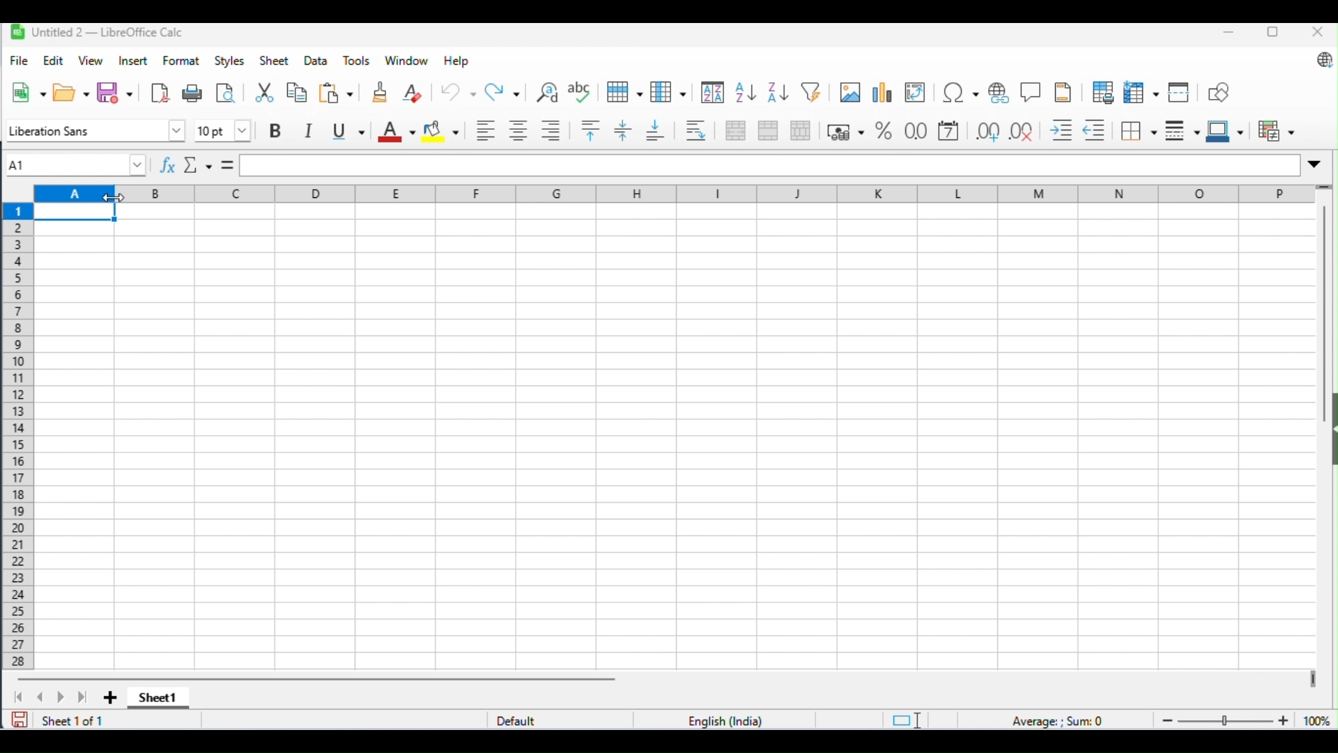 This screenshot has height=753, width=1338. I want to click on bold, so click(275, 130).